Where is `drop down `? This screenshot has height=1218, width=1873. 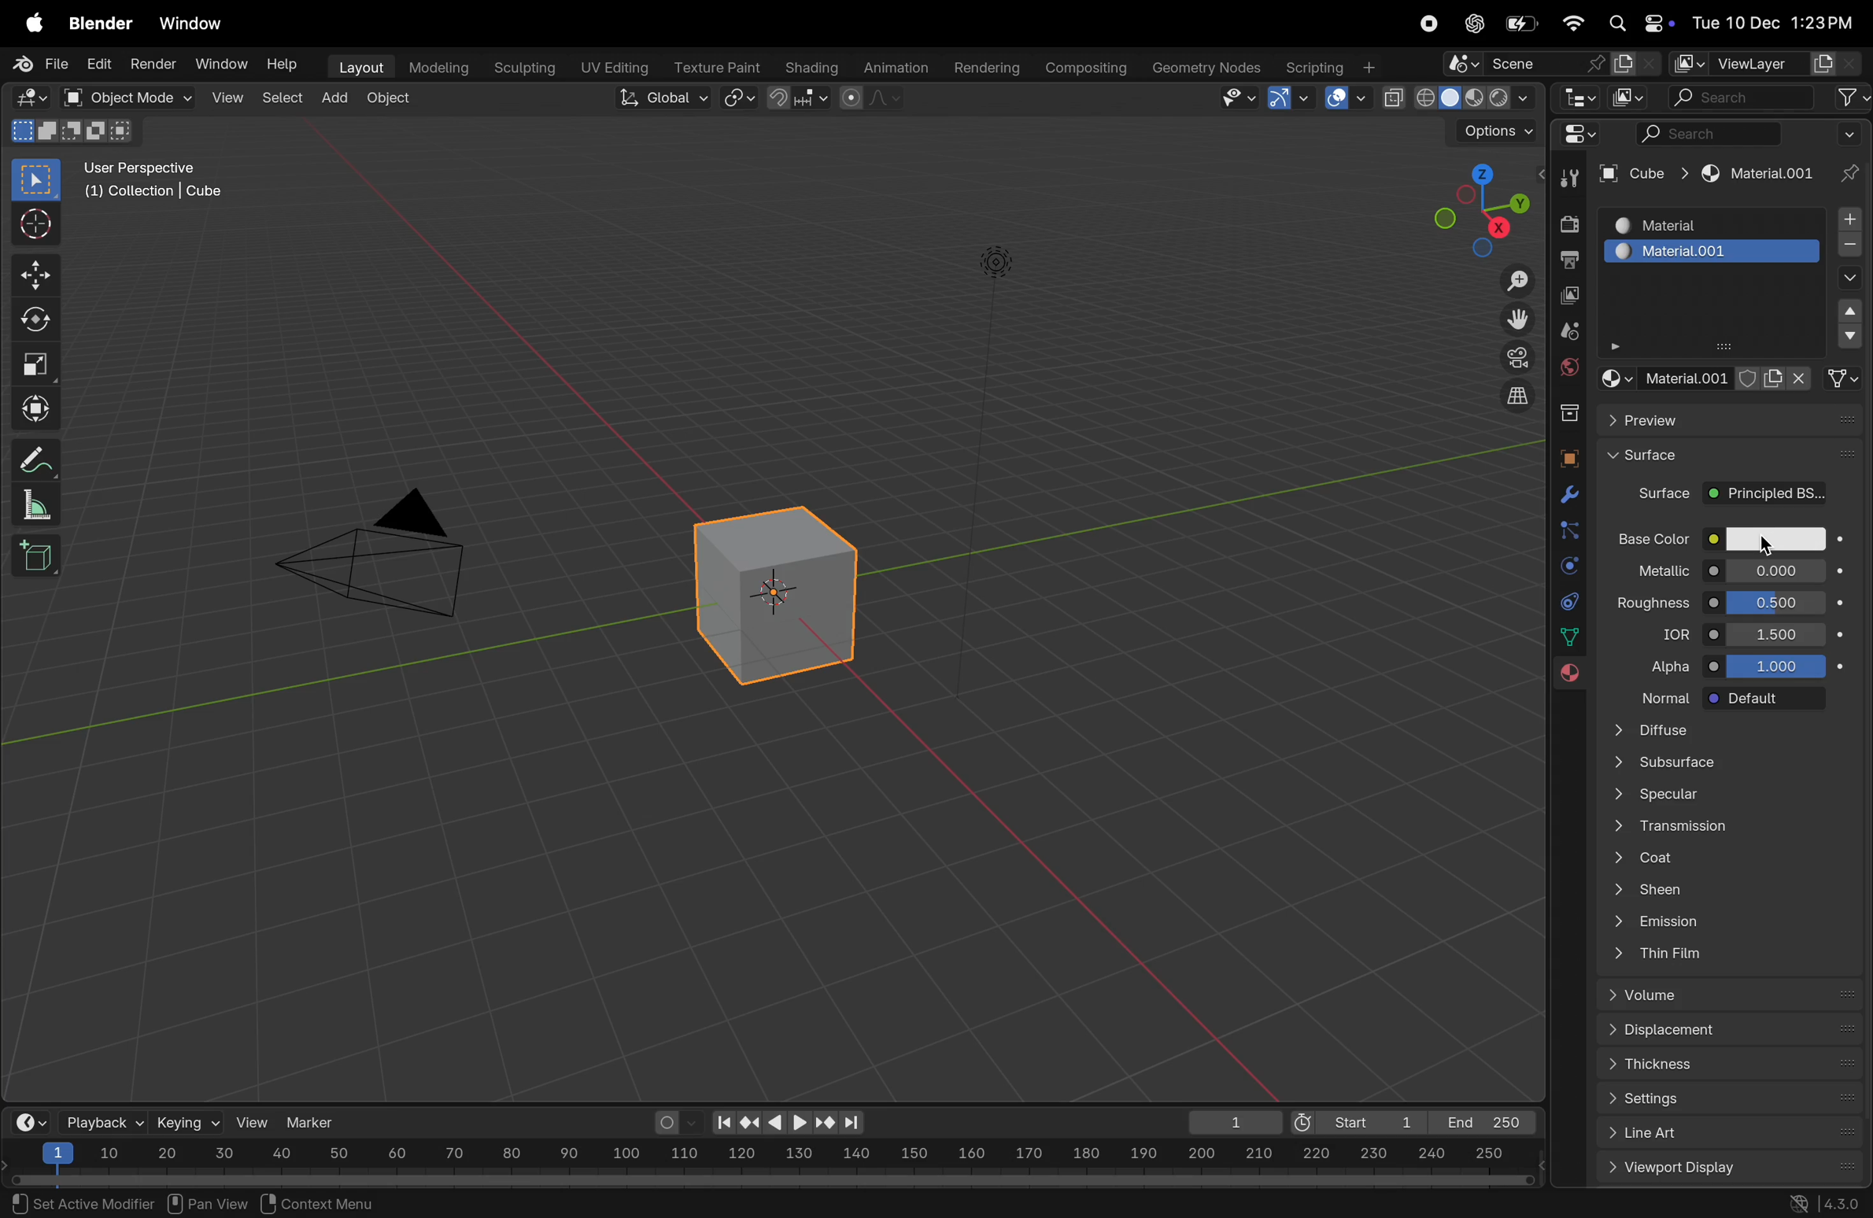 drop down  is located at coordinates (1851, 314).